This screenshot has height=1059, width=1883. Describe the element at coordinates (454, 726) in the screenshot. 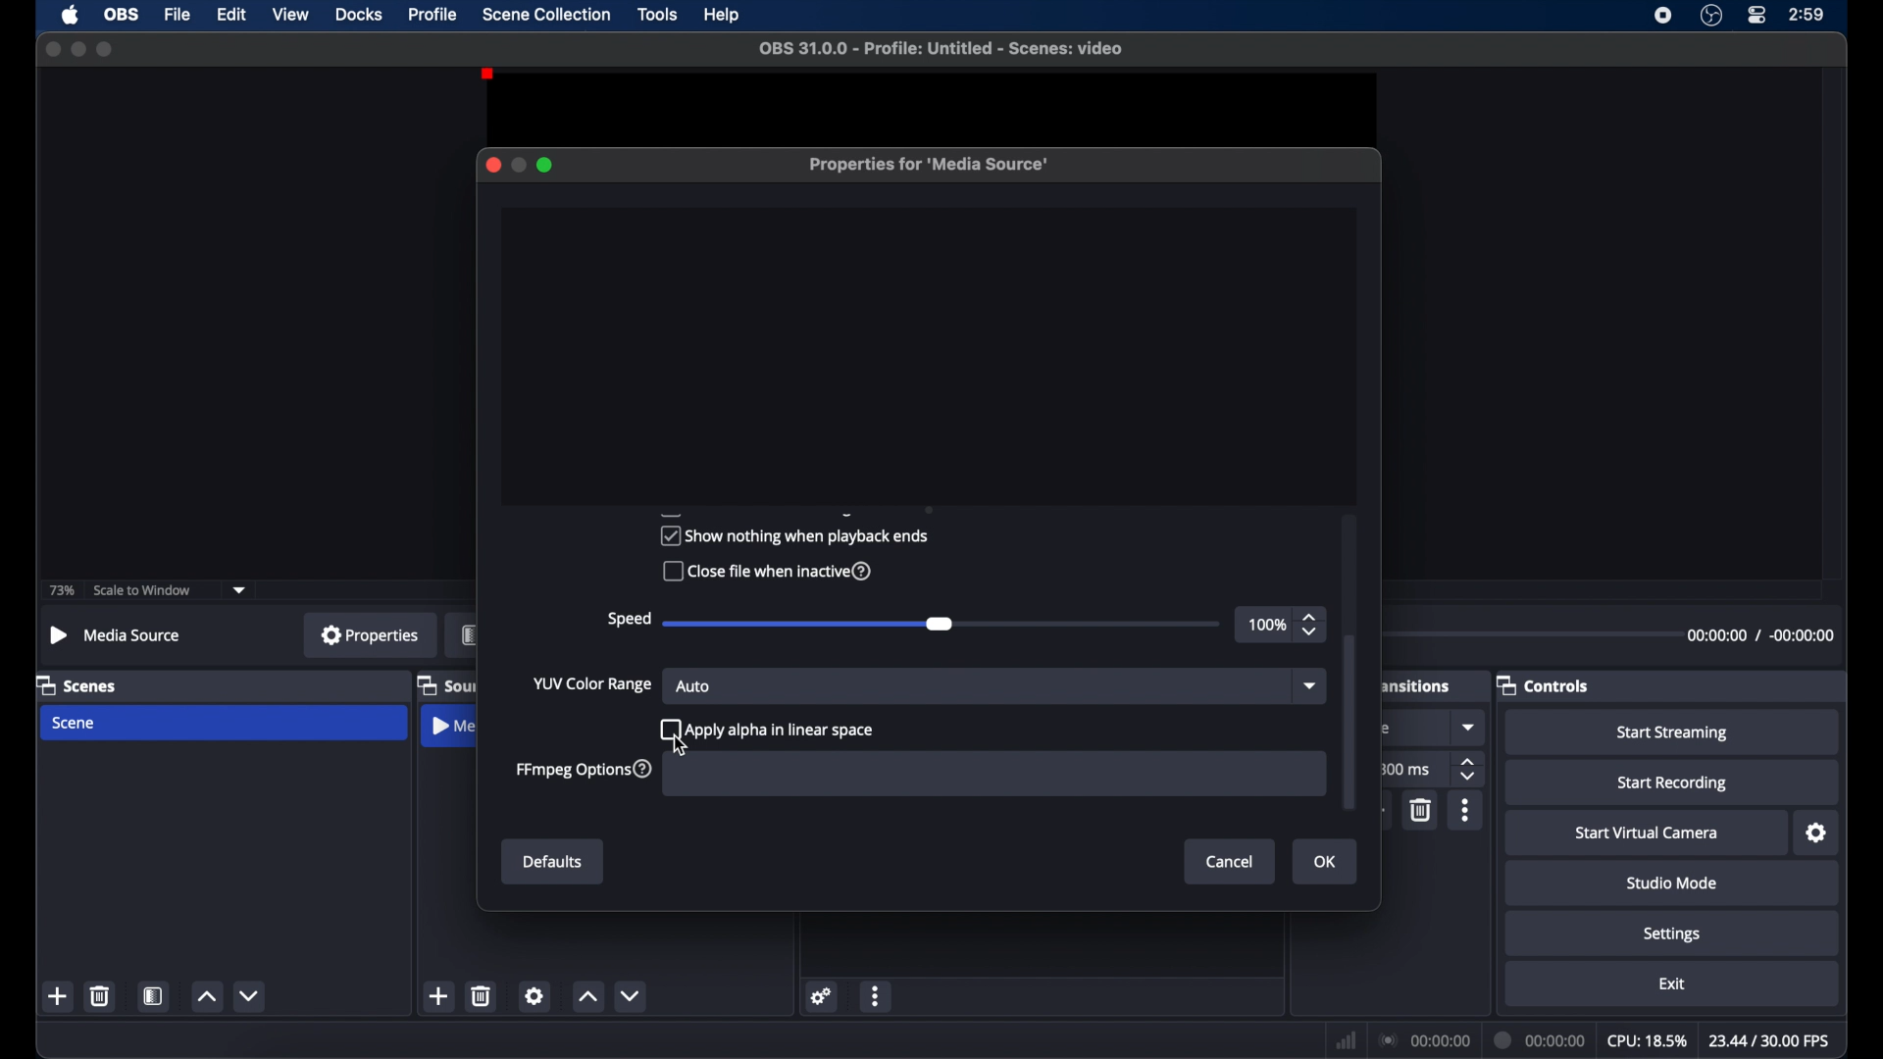

I see `obscure label` at that location.